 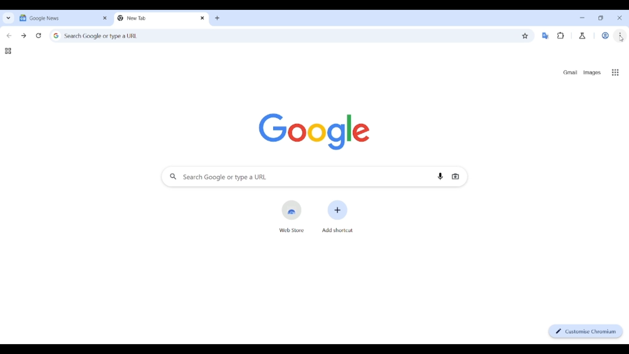 I want to click on Bookmark this tab, so click(x=525, y=36).